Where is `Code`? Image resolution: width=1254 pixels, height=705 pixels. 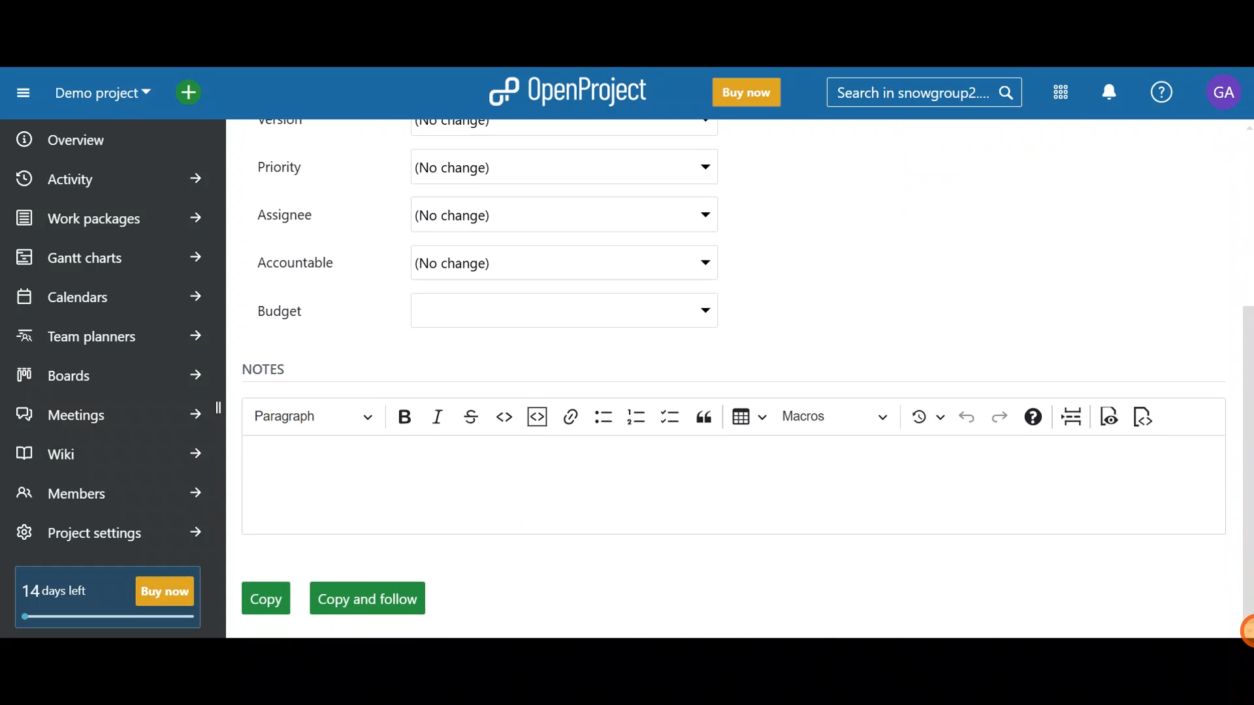
Code is located at coordinates (506, 418).